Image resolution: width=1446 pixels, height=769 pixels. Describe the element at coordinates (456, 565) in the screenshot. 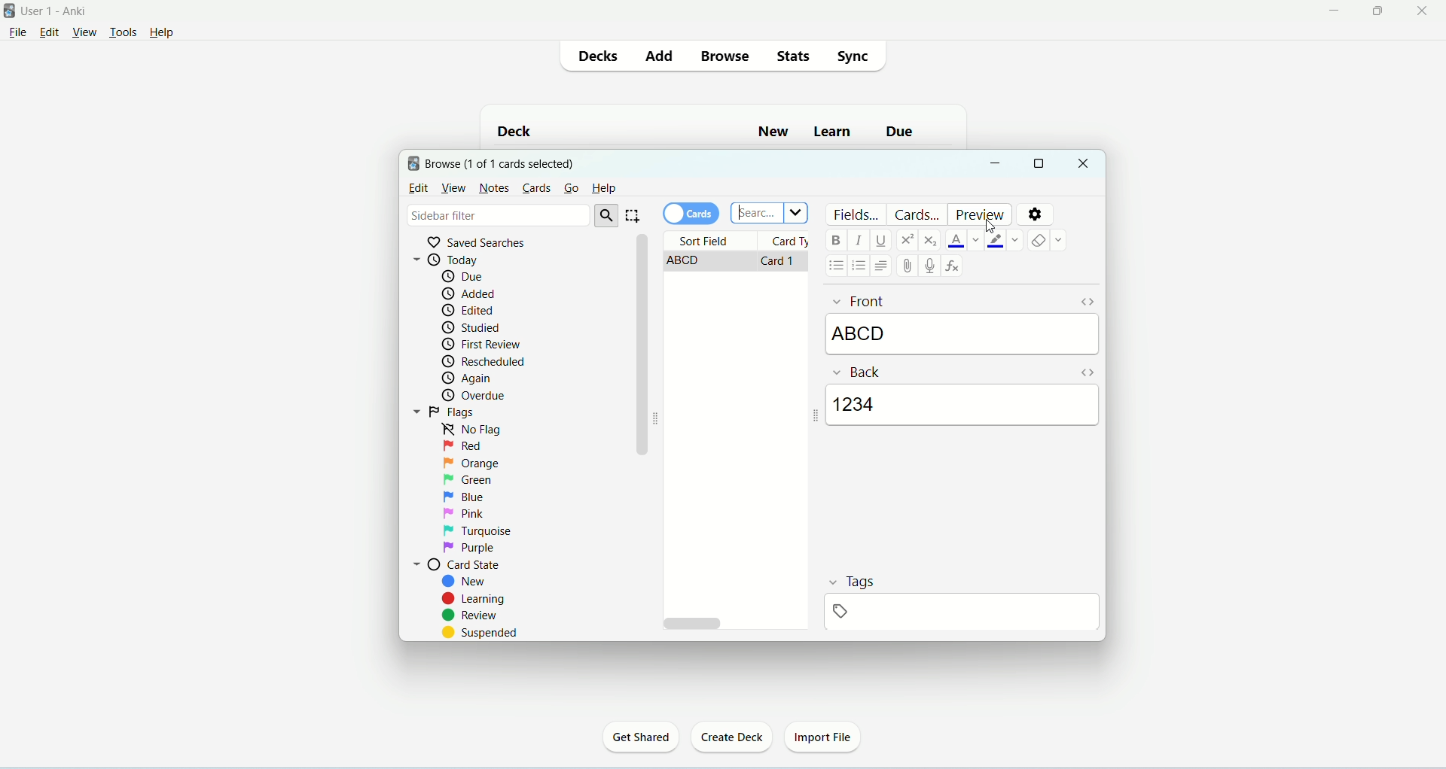

I see `card state` at that location.